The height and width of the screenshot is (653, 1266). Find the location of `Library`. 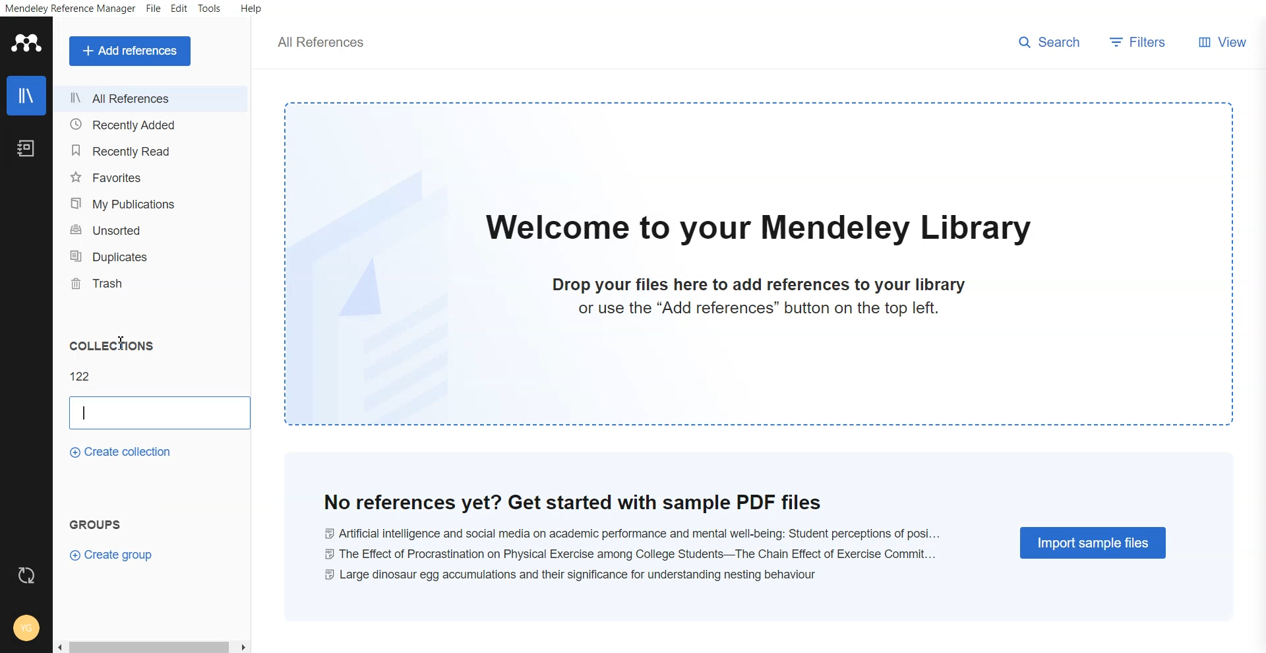

Library is located at coordinates (27, 96).